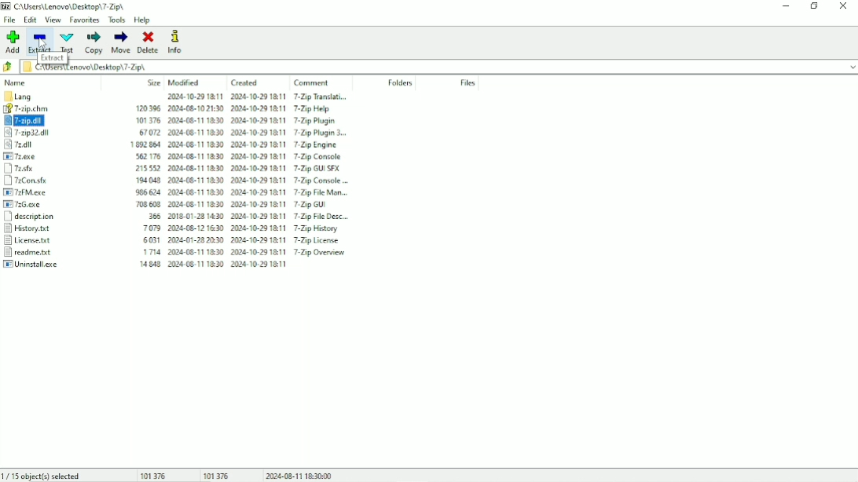 The width and height of the screenshot is (858, 482). What do you see at coordinates (68, 42) in the screenshot?
I see `Test` at bounding box center [68, 42].